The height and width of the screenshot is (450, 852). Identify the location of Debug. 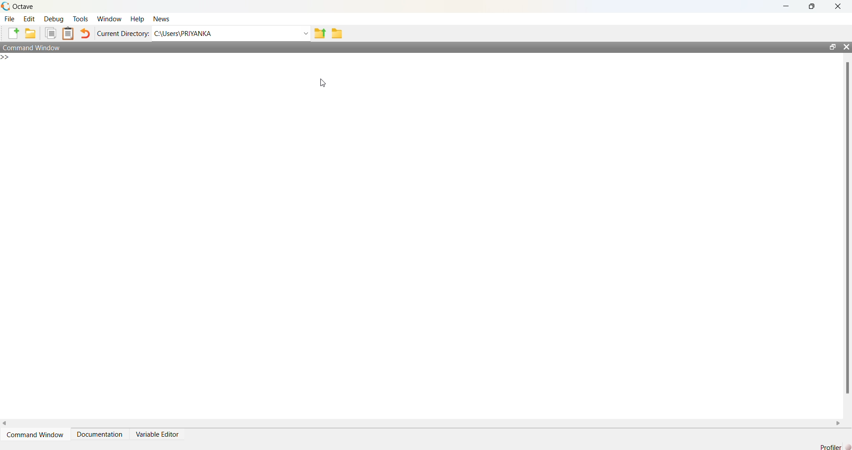
(54, 19).